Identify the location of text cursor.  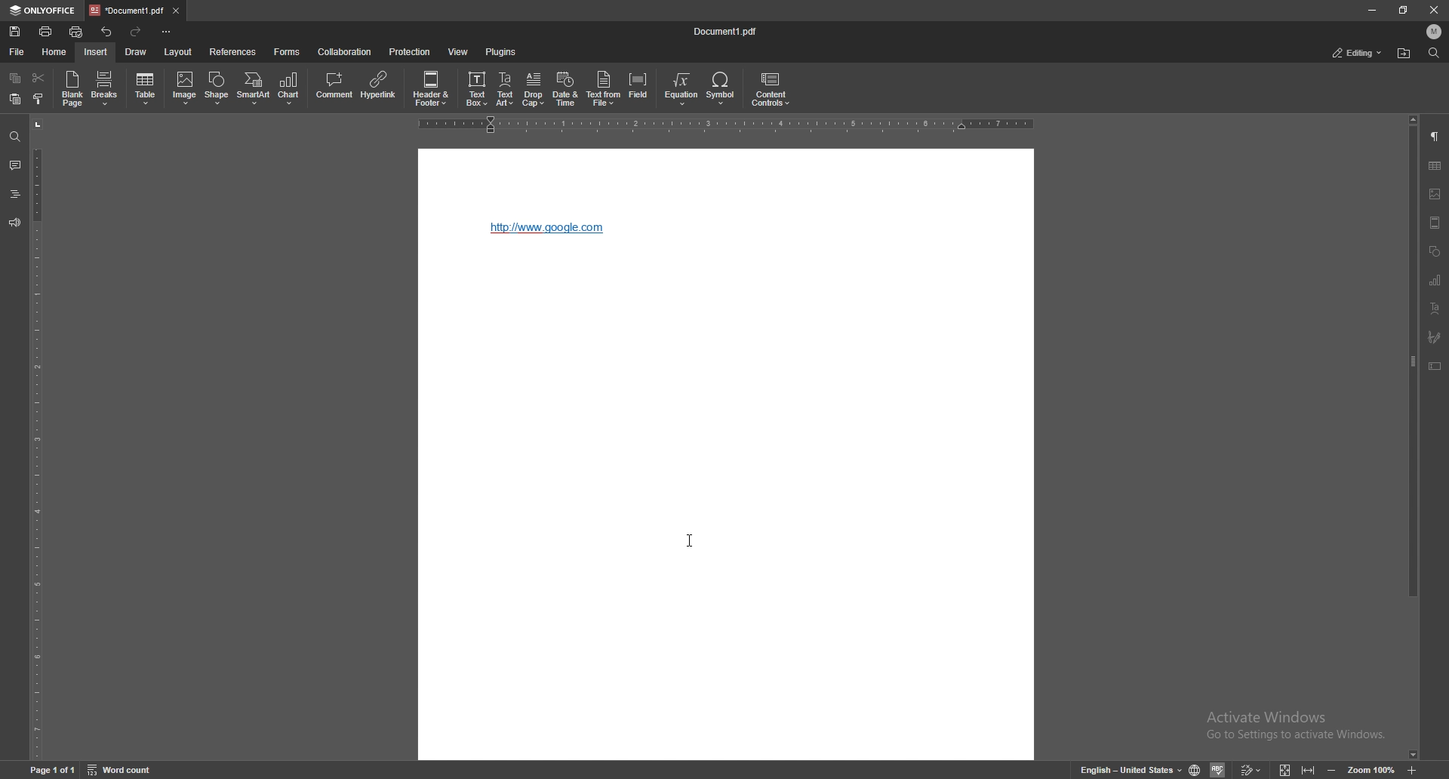
(690, 541).